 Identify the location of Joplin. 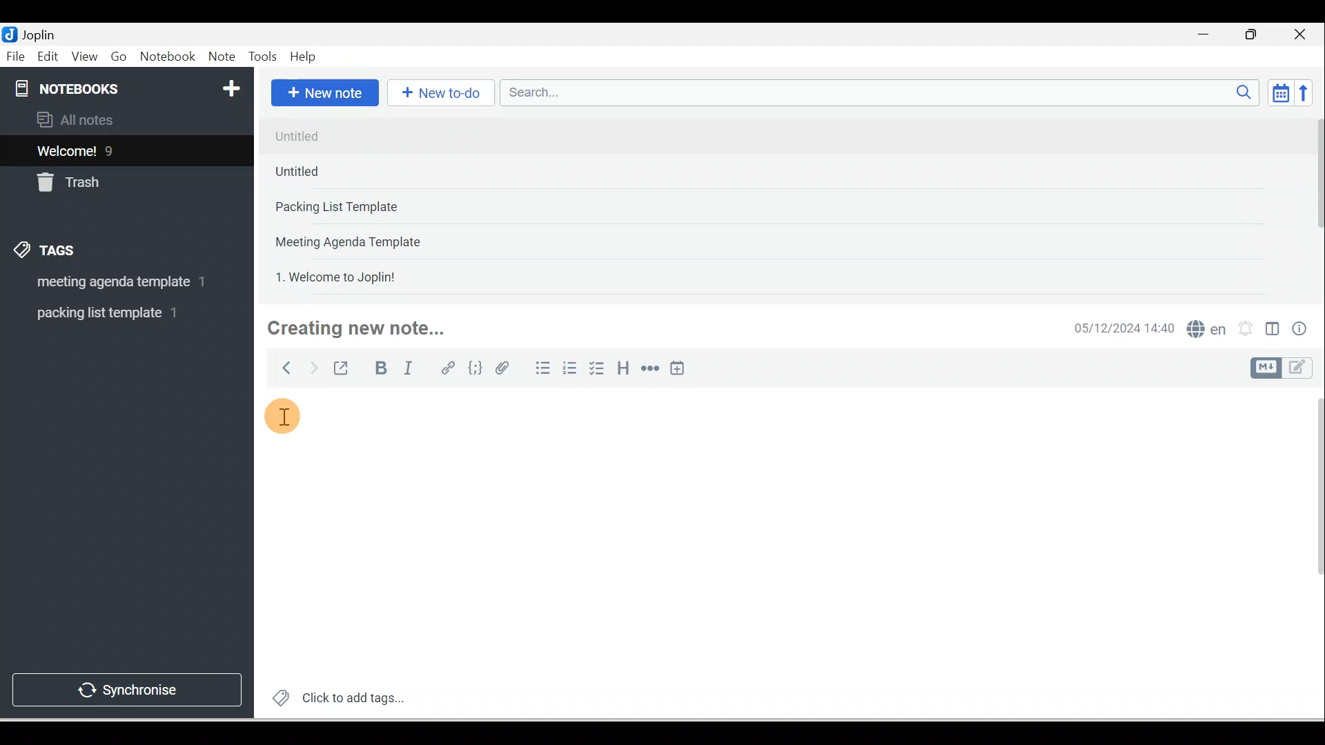
(42, 33).